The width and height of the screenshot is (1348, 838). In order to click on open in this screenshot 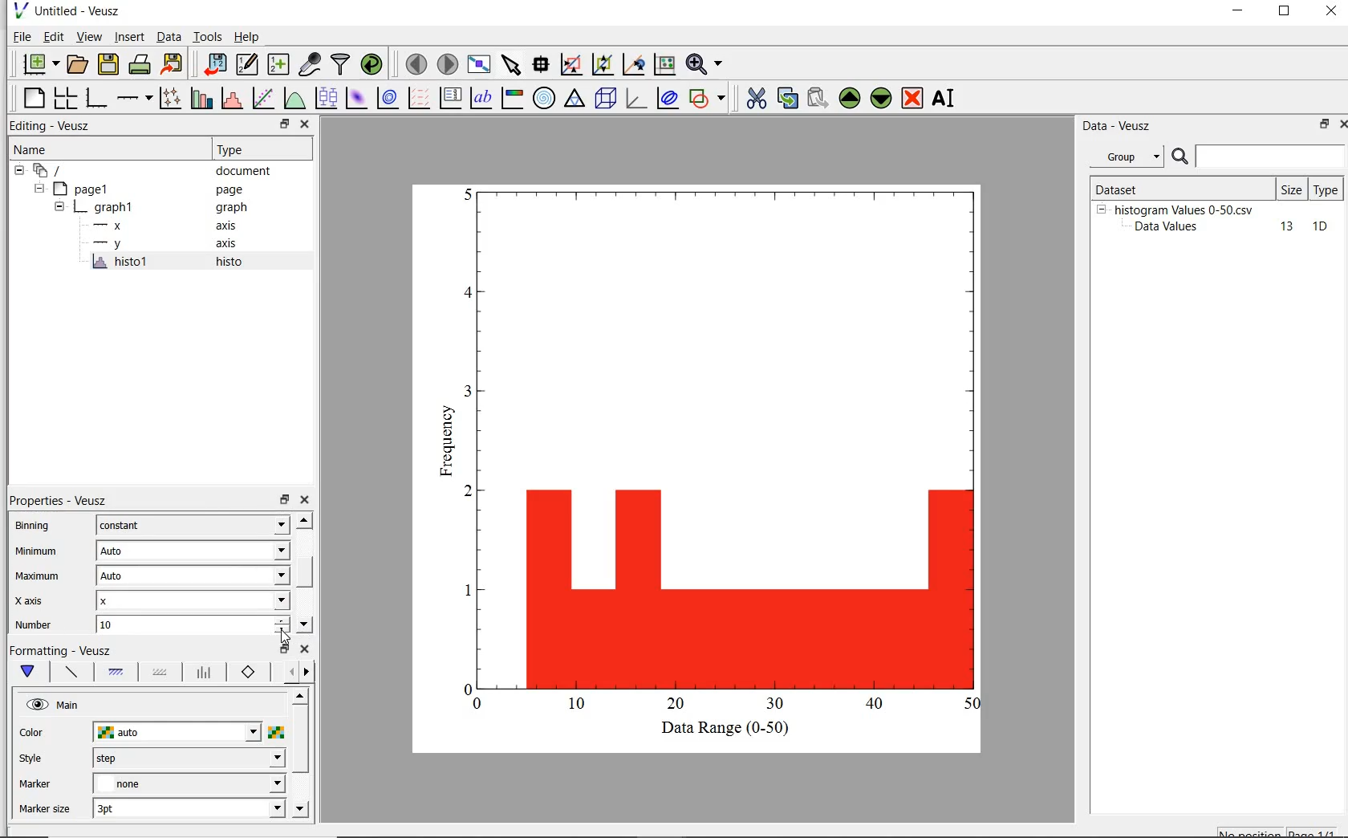, I will do `click(79, 63)`.